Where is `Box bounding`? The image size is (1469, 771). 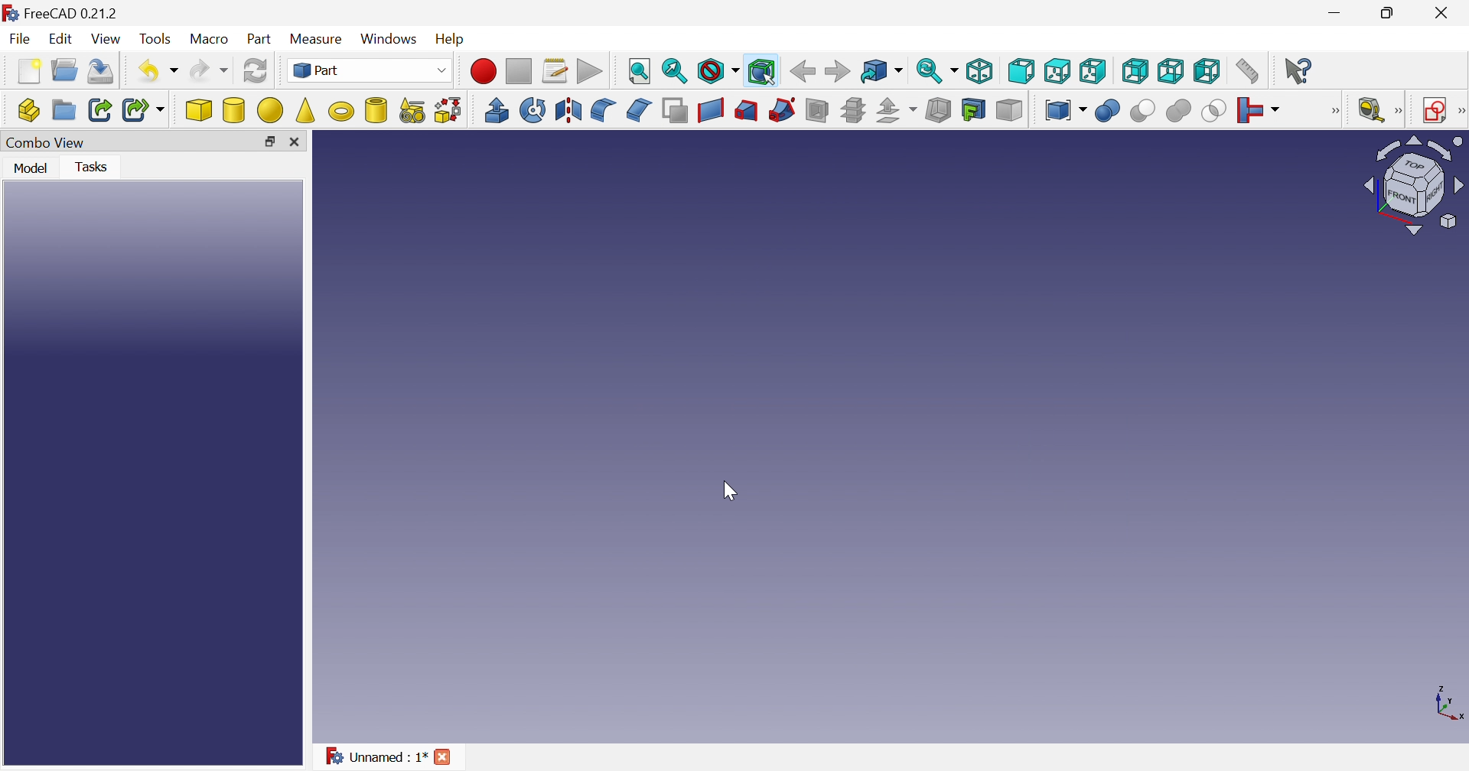
Box bounding is located at coordinates (763, 73).